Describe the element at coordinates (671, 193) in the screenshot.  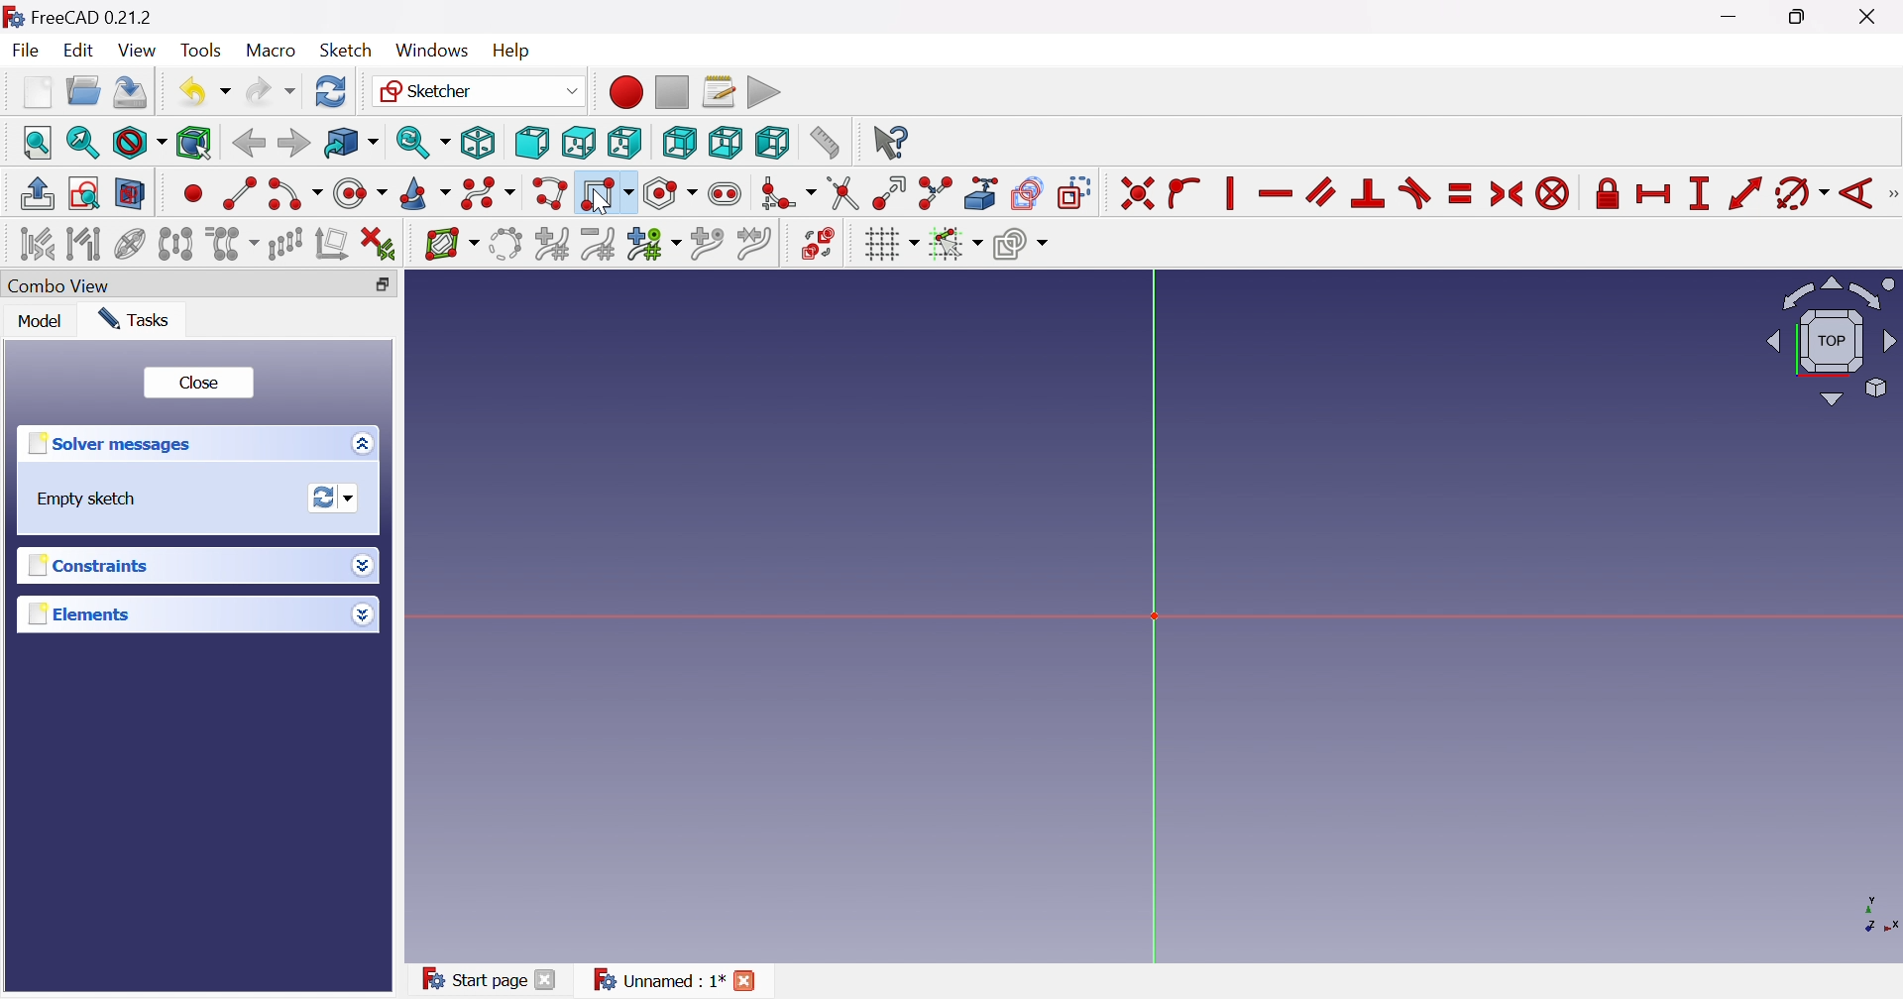
I see `Create regular polygon` at that location.